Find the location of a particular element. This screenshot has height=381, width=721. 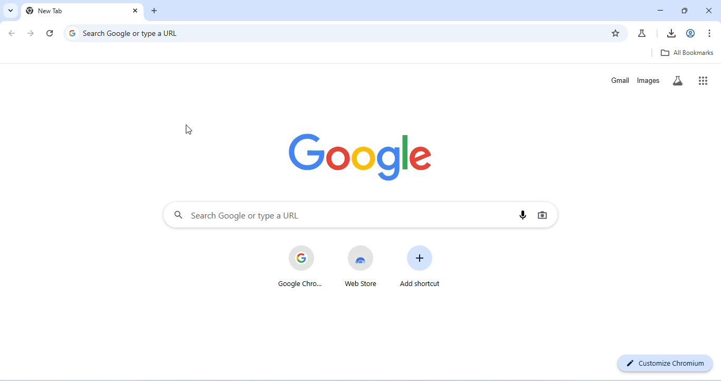

google logo is located at coordinates (363, 157).